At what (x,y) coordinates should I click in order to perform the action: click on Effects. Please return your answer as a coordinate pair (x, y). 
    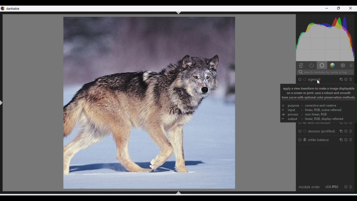
    Looking at the image, I should click on (343, 65).